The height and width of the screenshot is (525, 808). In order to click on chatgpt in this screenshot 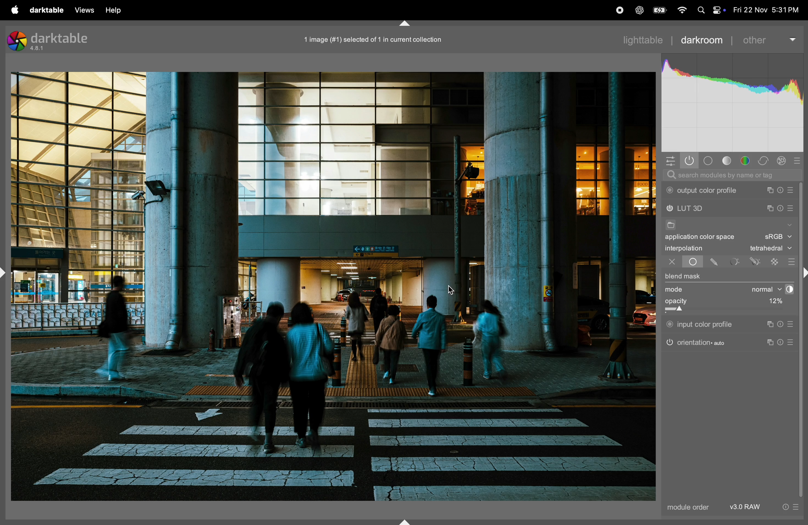, I will do `click(639, 11)`.